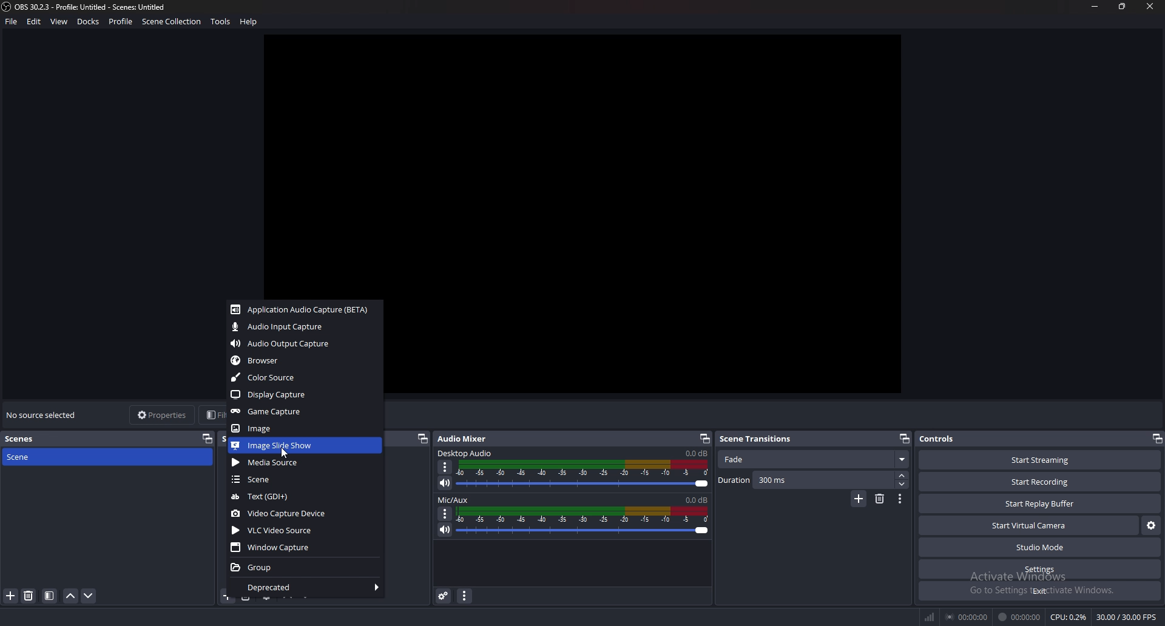  Describe the element at coordinates (1042, 481) in the screenshot. I see `start recording` at that location.